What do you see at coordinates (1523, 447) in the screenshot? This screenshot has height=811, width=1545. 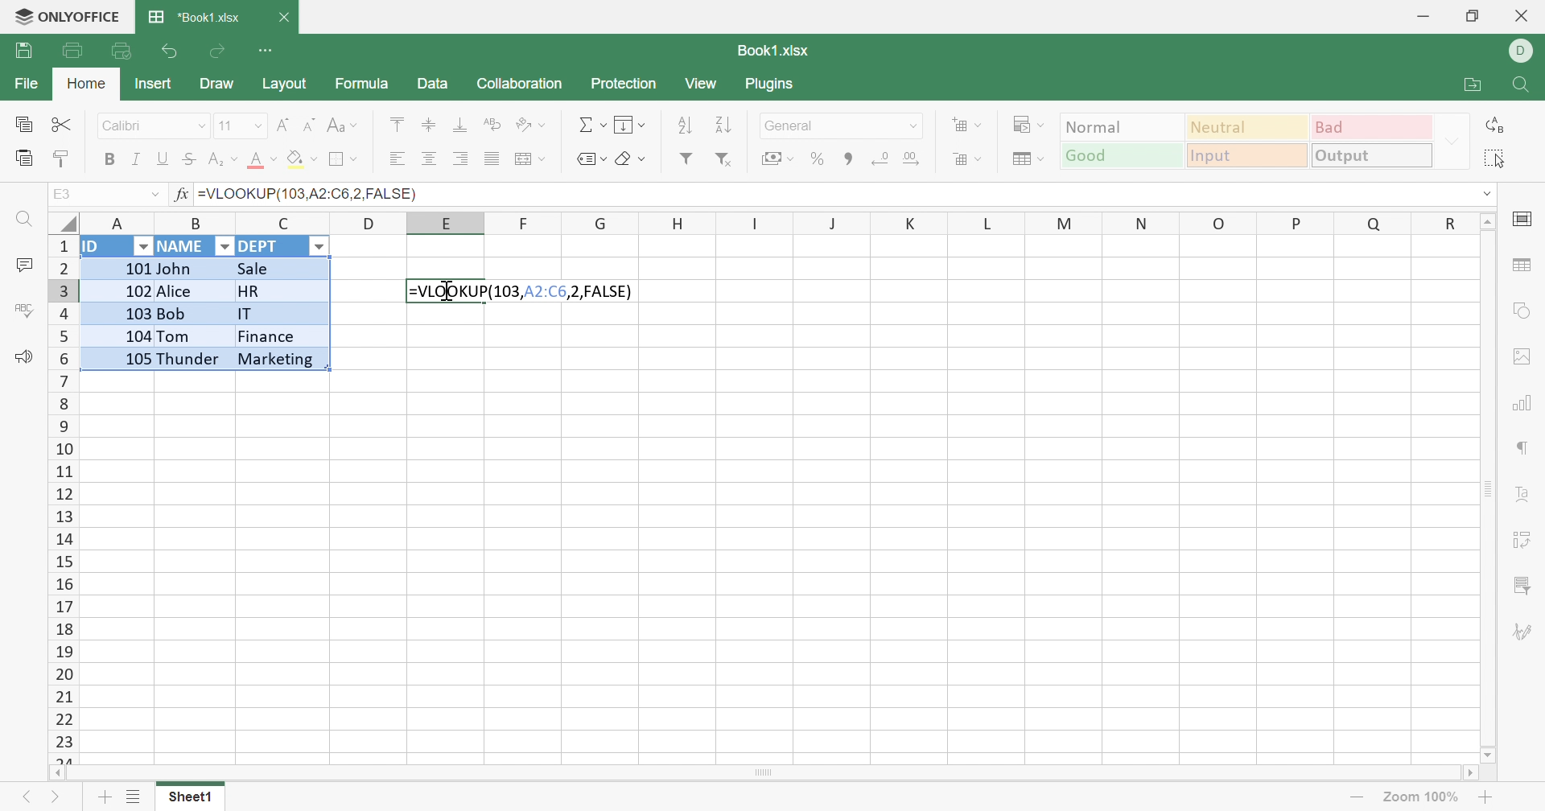 I see `Paragraph settings` at bounding box center [1523, 447].